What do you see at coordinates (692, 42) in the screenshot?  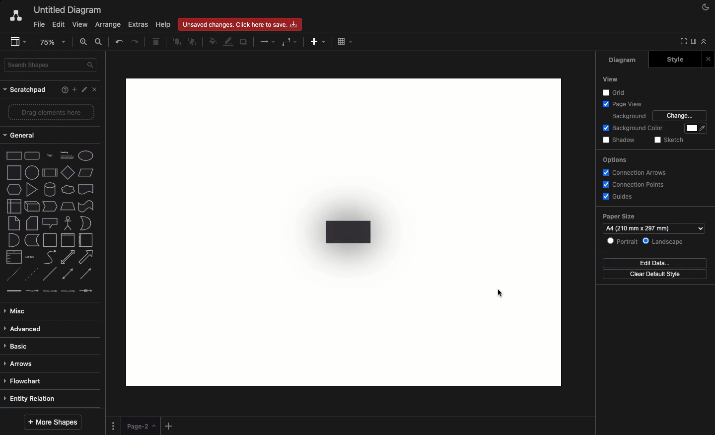 I see `Sidebar` at bounding box center [692, 42].